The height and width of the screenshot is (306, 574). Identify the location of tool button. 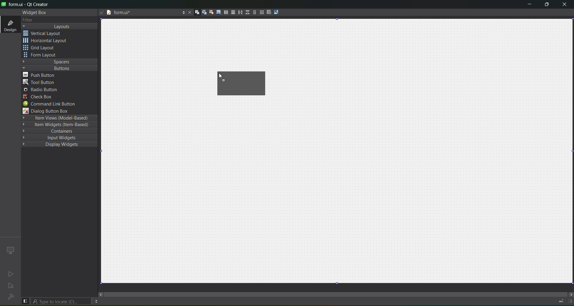
(39, 83).